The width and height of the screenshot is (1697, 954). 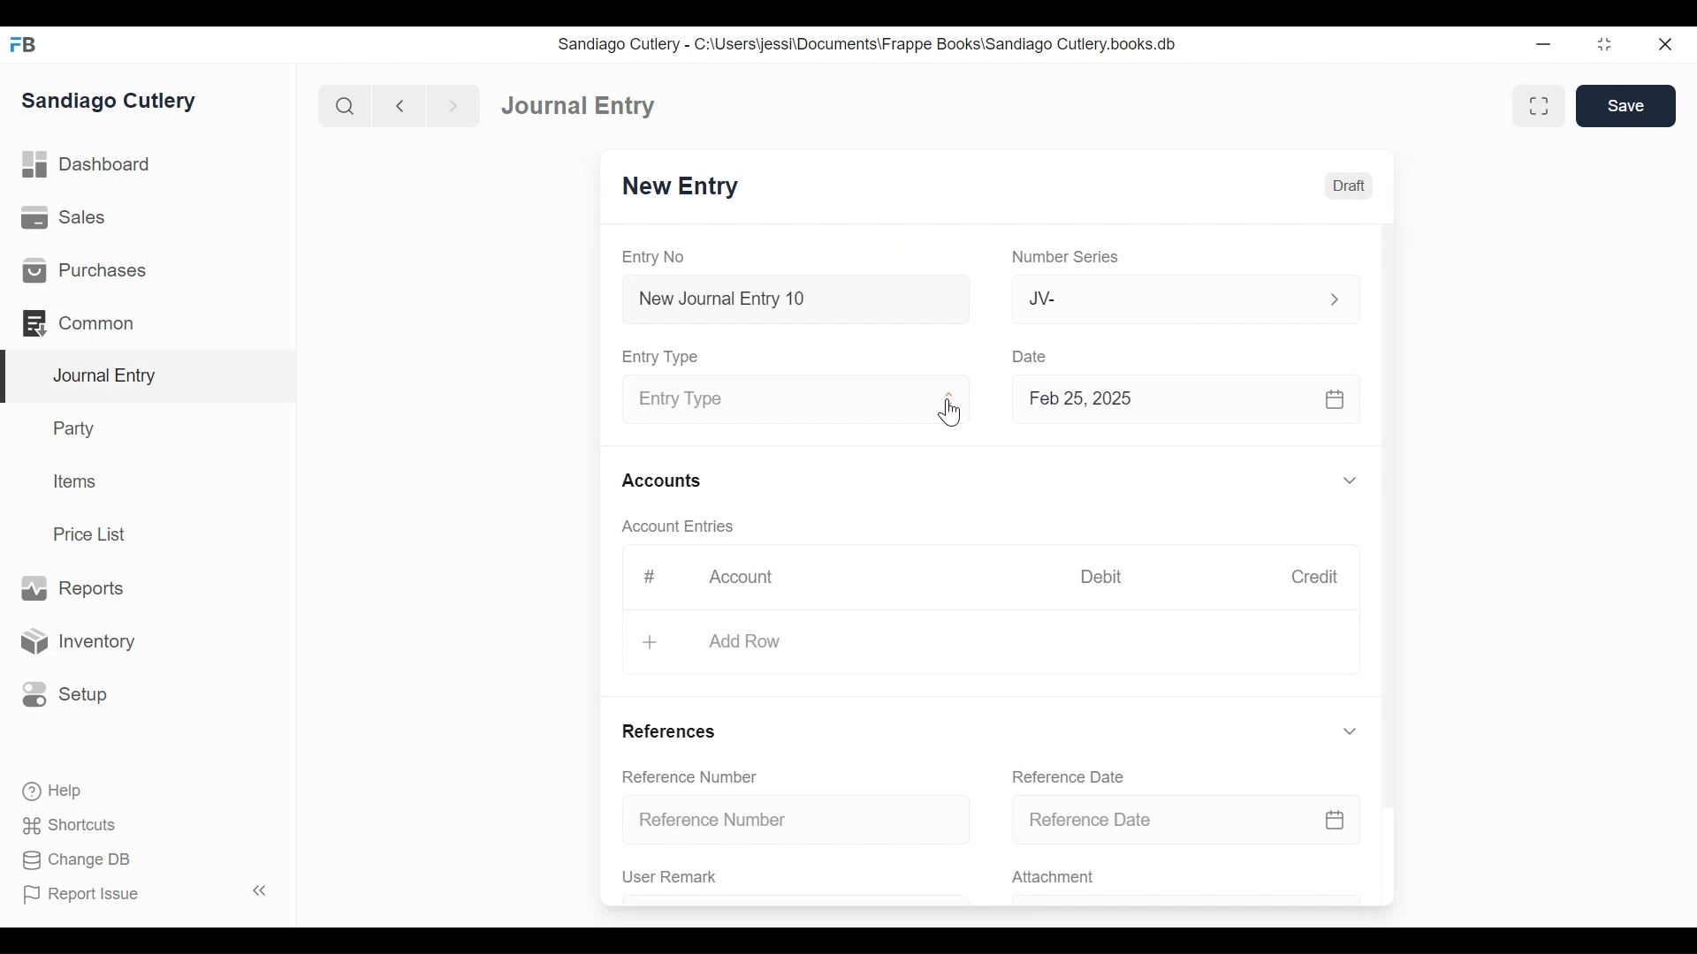 I want to click on Minimize, so click(x=1546, y=45).